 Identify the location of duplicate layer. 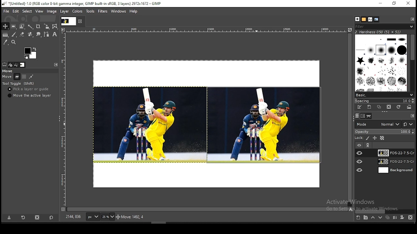
(386, 218).